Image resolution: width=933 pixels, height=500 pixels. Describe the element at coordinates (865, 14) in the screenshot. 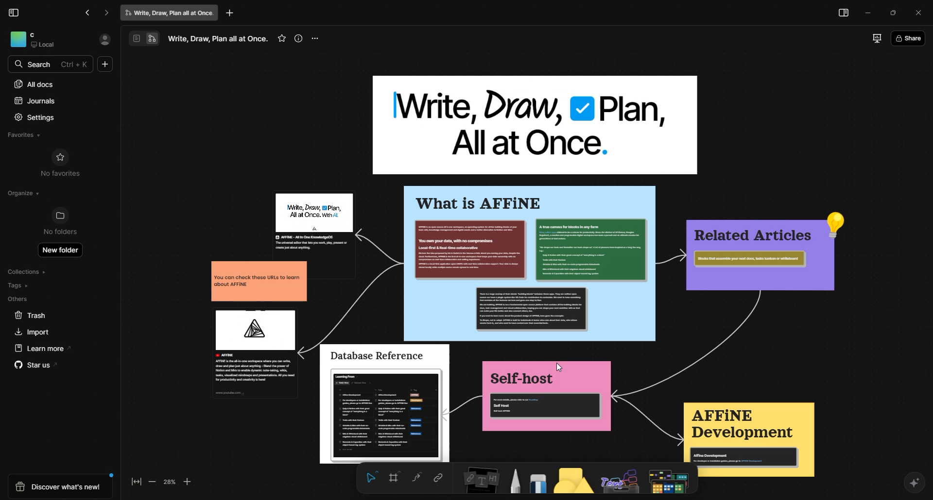

I see `minimize` at that location.